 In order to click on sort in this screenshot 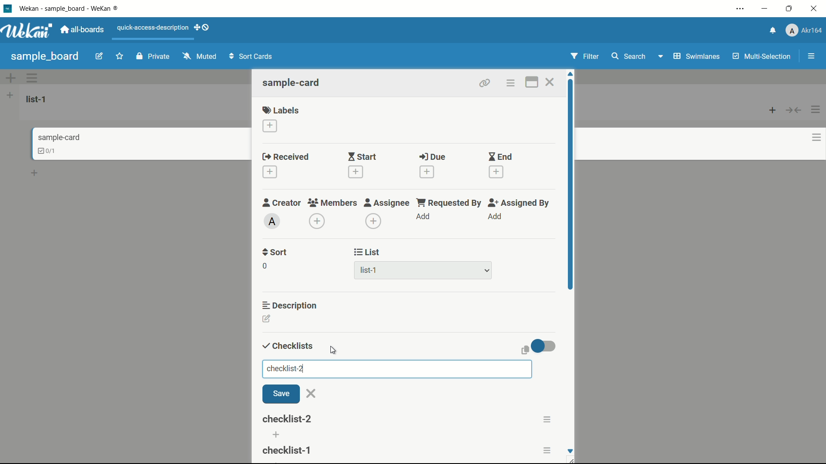, I will do `click(275, 252)`.